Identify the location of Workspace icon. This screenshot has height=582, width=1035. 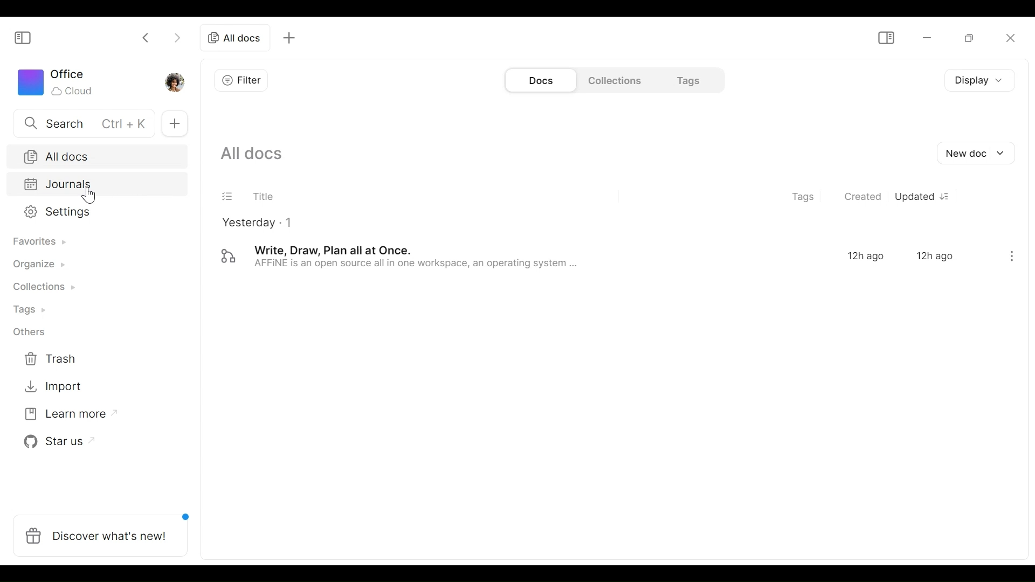
(57, 81).